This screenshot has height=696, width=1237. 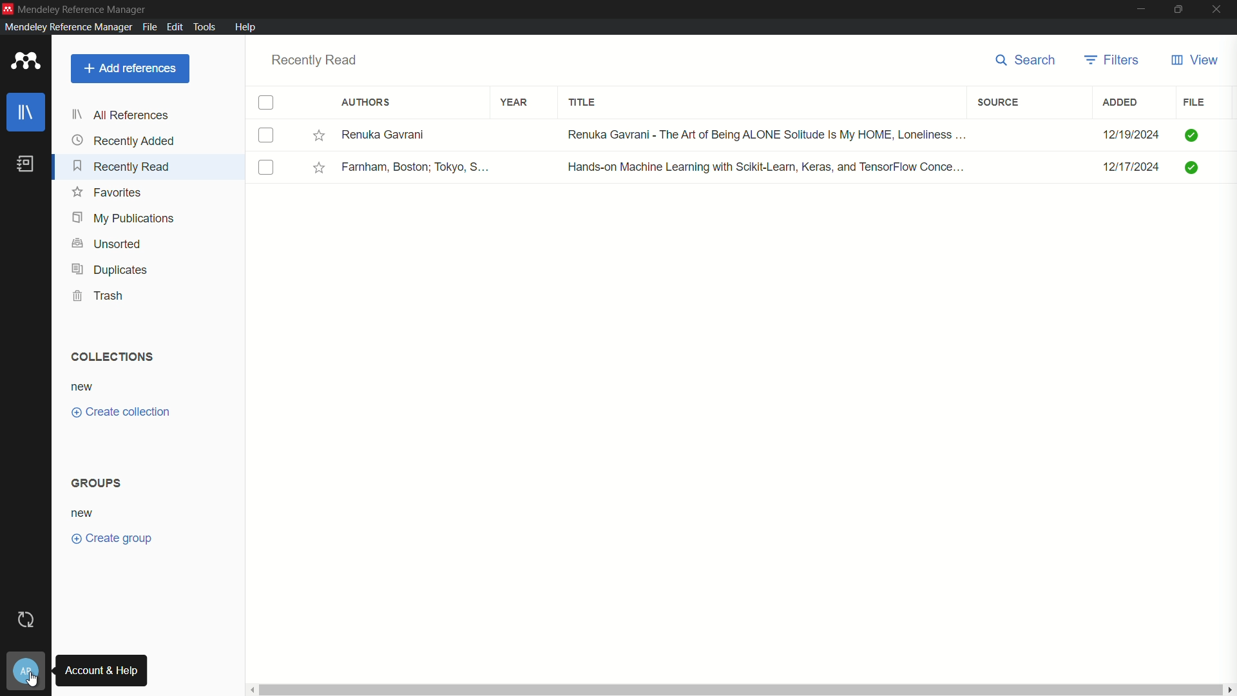 I want to click on create collection, so click(x=119, y=412).